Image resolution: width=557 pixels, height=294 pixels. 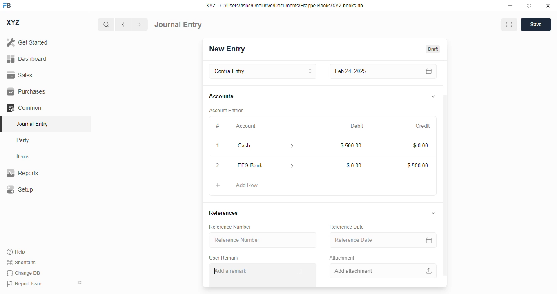 What do you see at coordinates (353, 166) in the screenshot?
I see `$0.00` at bounding box center [353, 166].